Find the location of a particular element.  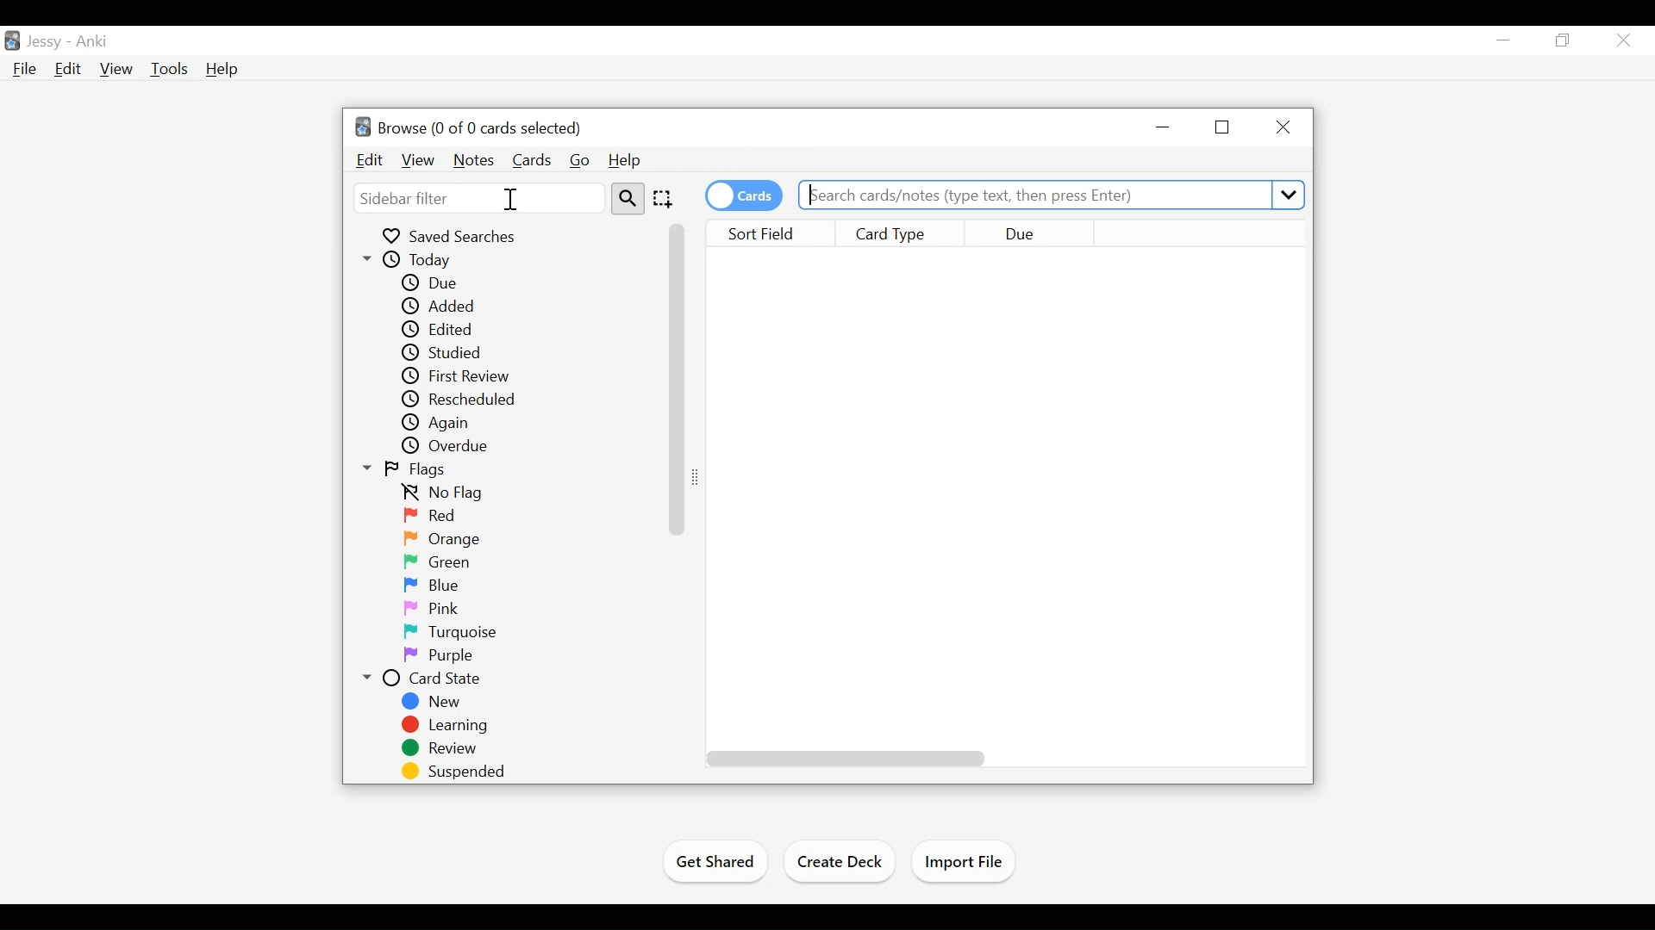

New is located at coordinates (434, 702).